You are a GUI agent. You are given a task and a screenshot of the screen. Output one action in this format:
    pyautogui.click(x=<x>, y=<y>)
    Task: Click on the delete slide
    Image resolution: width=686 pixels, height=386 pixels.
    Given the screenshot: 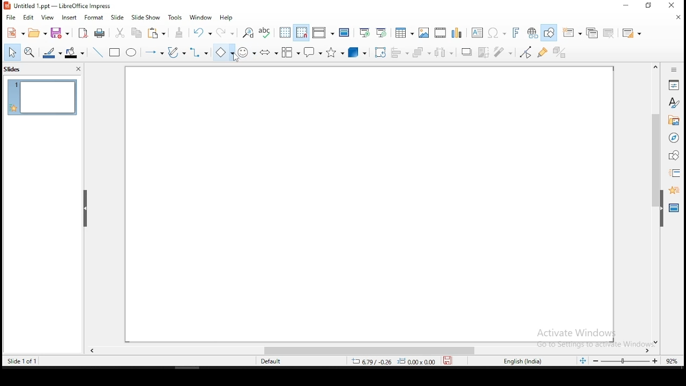 What is the action you would take?
    pyautogui.click(x=608, y=32)
    